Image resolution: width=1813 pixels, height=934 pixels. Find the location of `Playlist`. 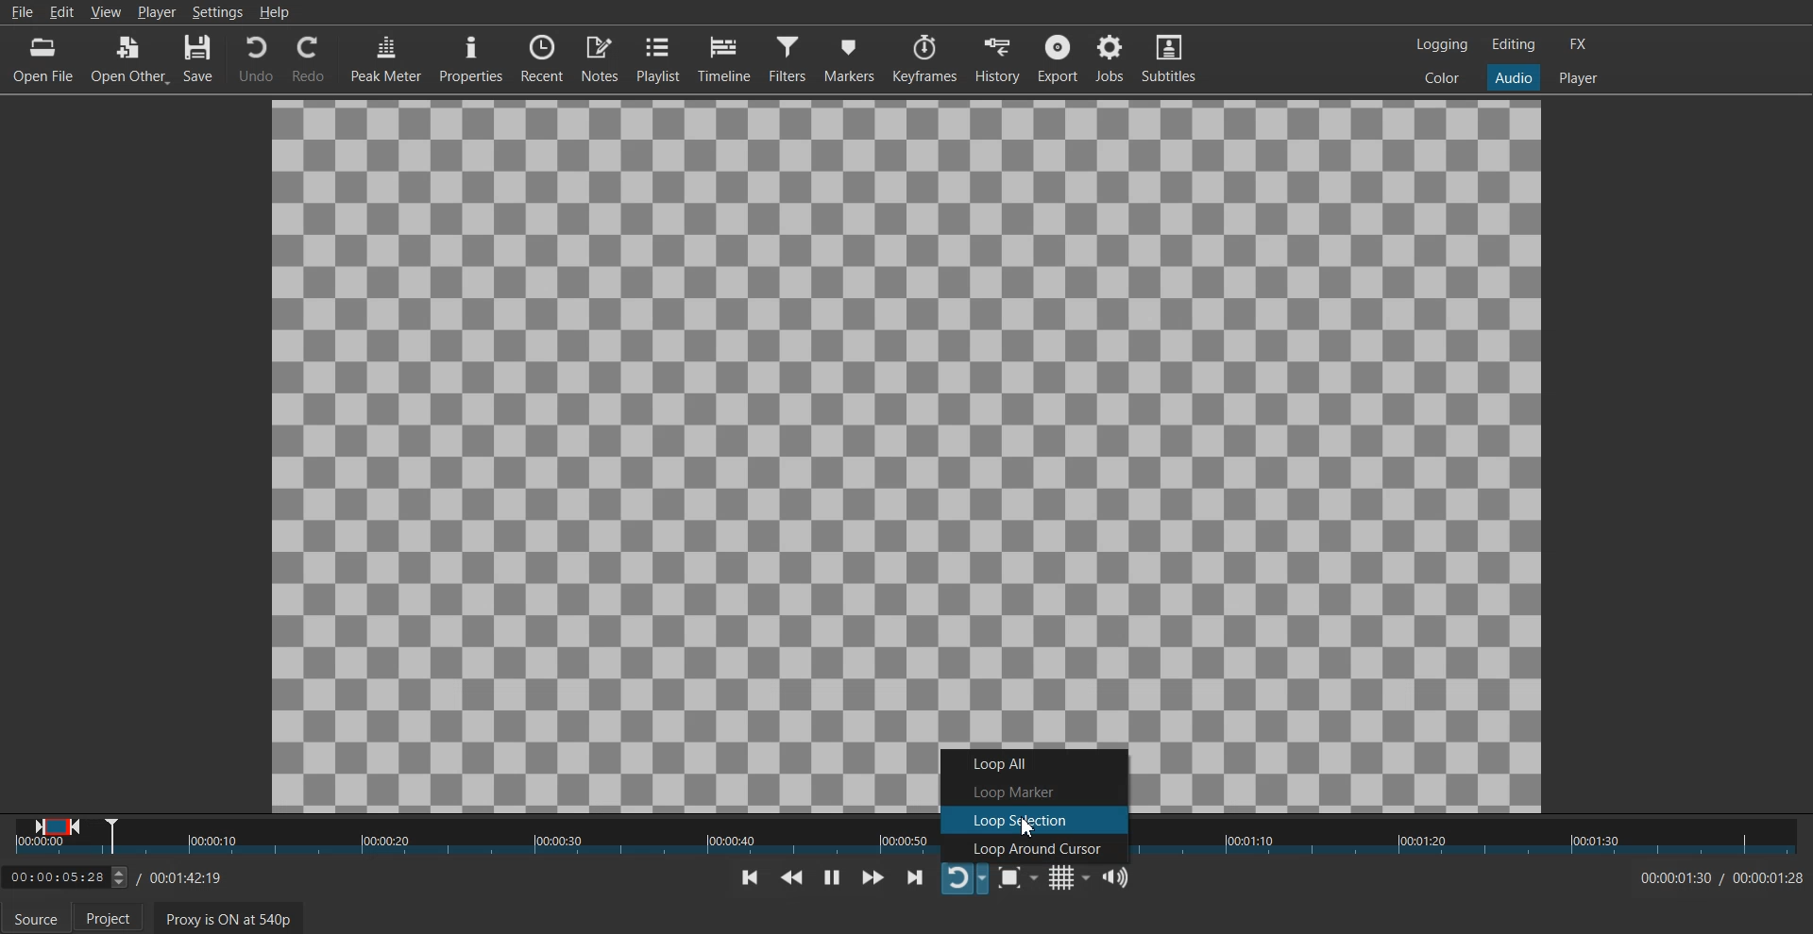

Playlist is located at coordinates (658, 58).